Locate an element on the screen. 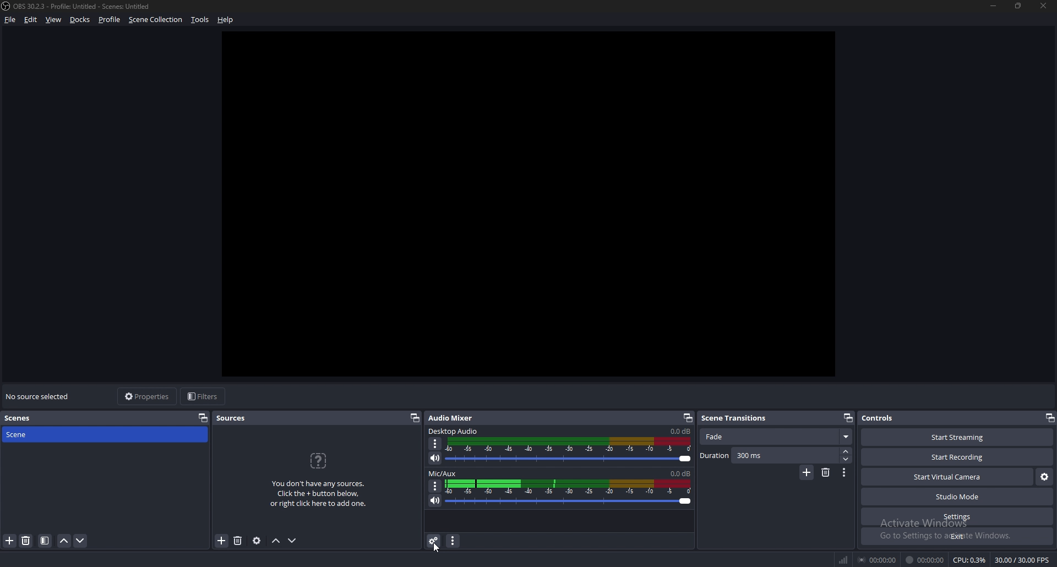  delete scene is located at coordinates (827, 472).